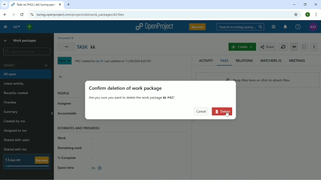 This screenshot has height=180, width=321. Describe the element at coordinates (197, 27) in the screenshot. I see `Buy now` at that location.